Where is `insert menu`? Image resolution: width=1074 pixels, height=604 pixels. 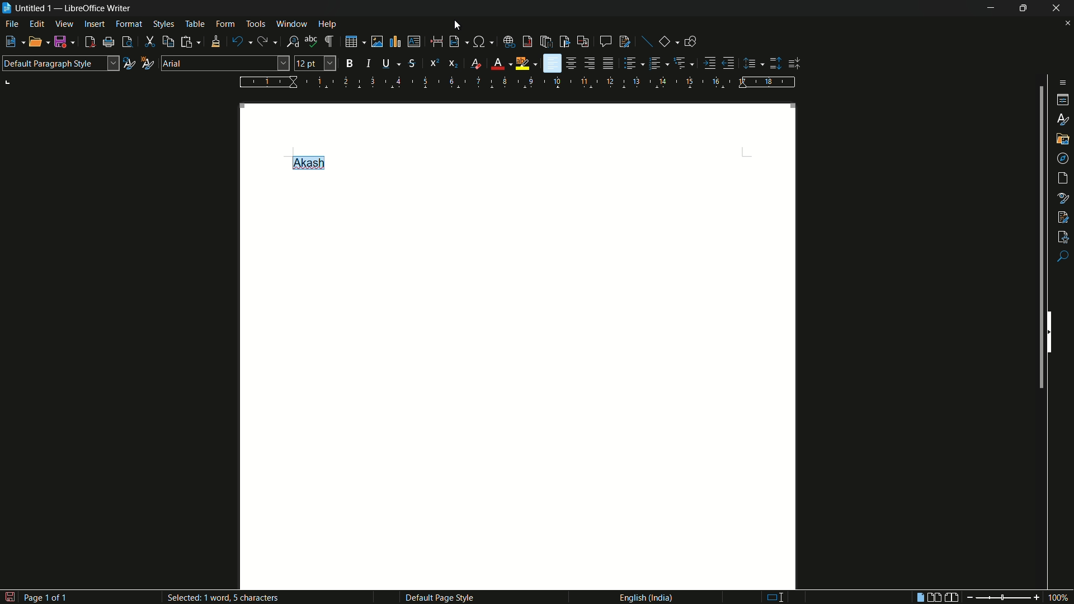 insert menu is located at coordinates (95, 23).